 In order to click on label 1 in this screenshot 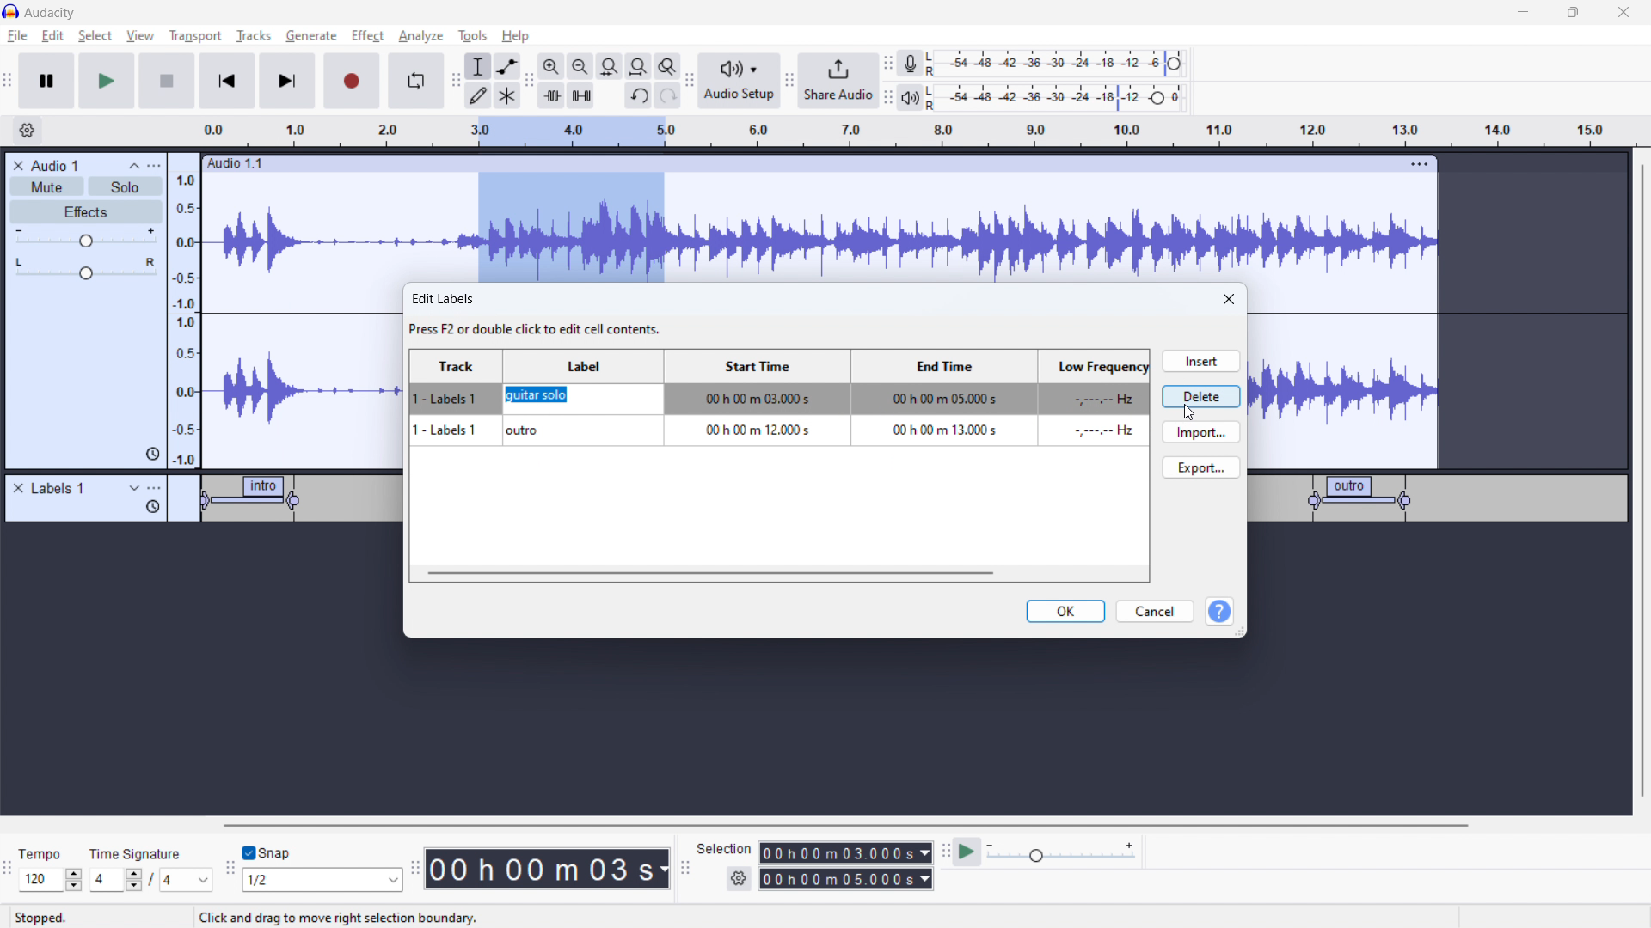, I will do `click(255, 501)`.